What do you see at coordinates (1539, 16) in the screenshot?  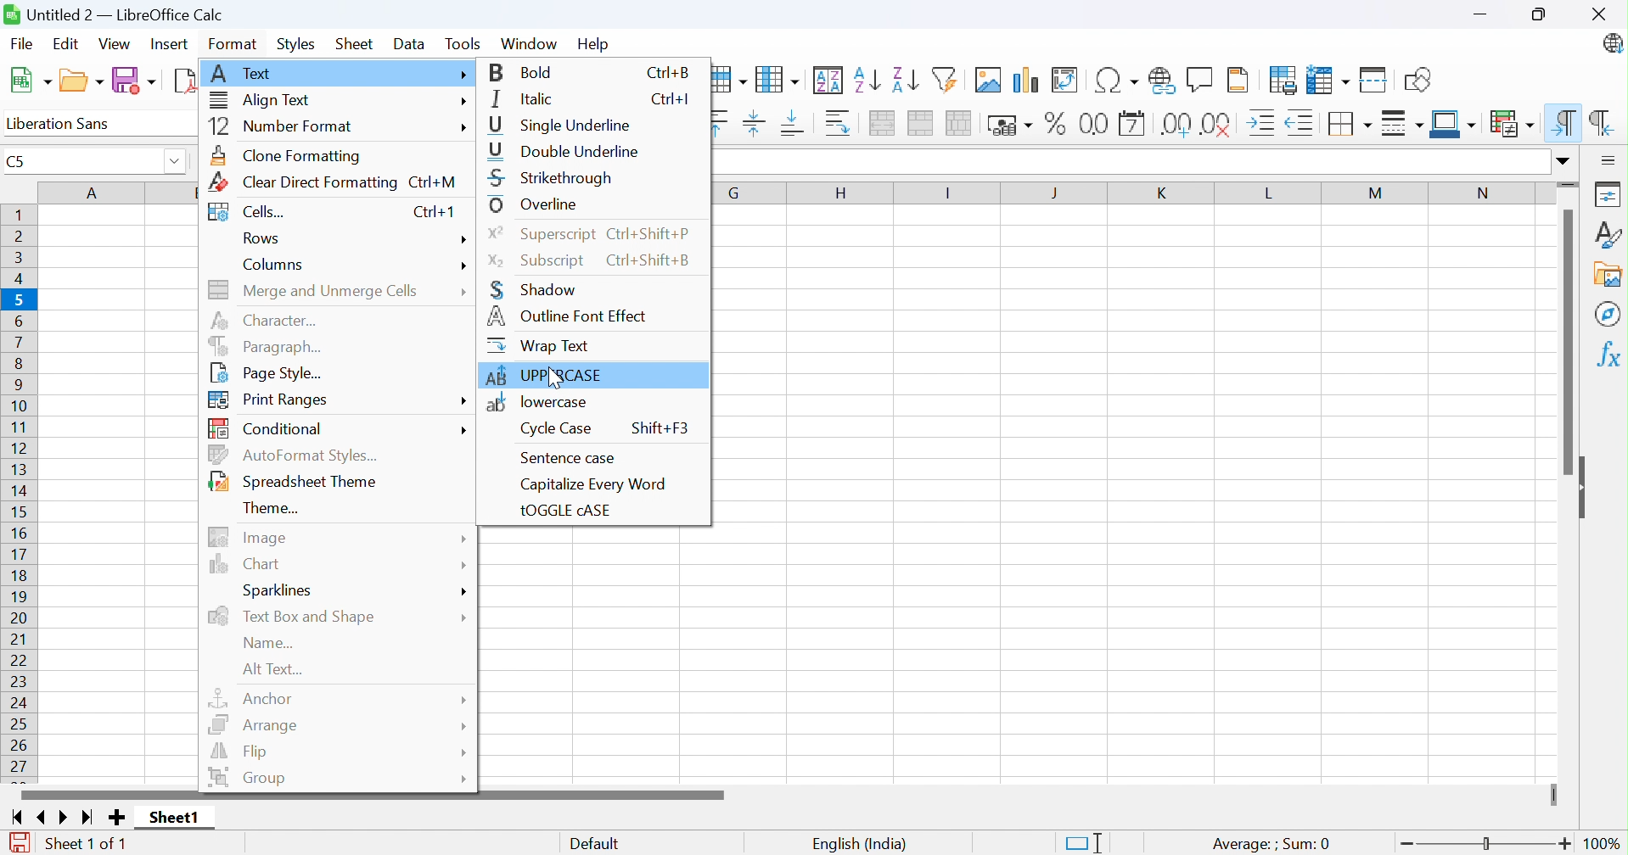 I see `Restore down` at bounding box center [1539, 16].